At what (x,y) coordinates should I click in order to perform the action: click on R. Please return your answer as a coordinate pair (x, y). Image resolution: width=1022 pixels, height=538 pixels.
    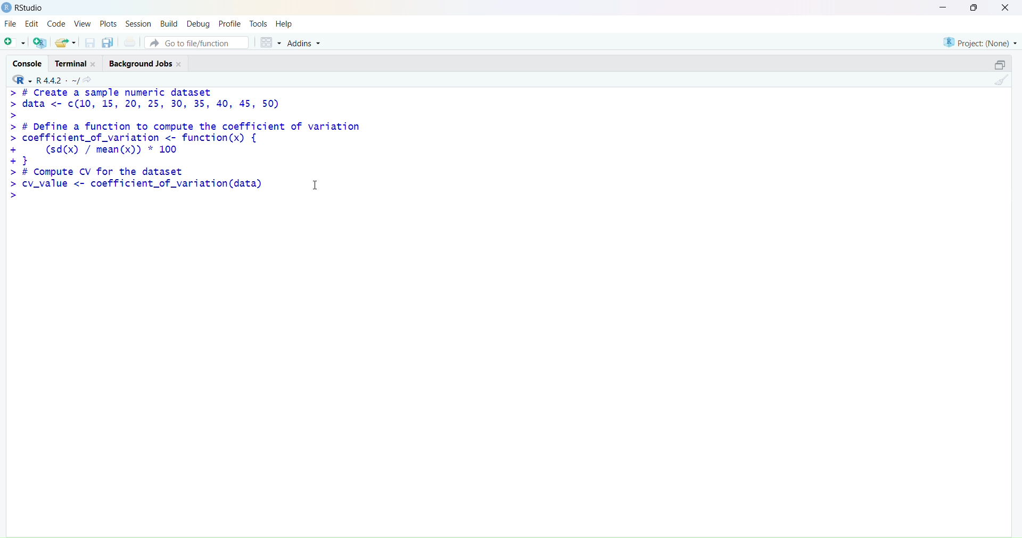
    Looking at the image, I should click on (22, 79).